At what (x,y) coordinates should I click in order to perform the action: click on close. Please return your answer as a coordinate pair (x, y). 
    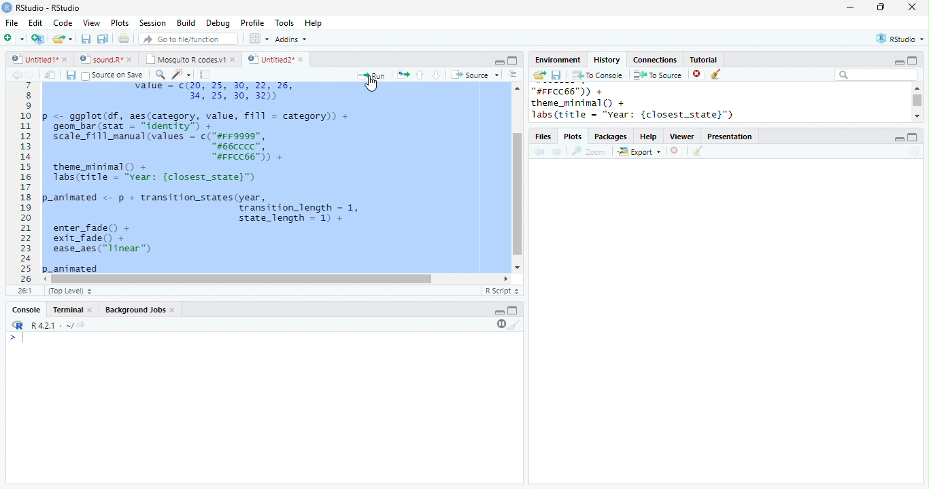
    Looking at the image, I should click on (234, 60).